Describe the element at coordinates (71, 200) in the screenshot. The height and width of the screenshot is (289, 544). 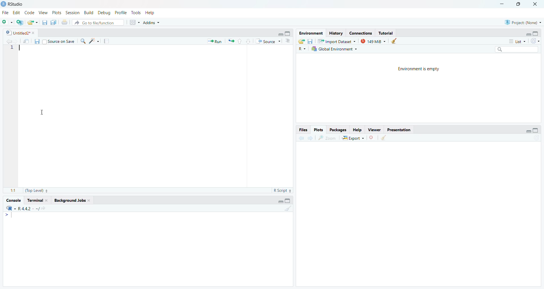
I see `Background Jobs` at that location.